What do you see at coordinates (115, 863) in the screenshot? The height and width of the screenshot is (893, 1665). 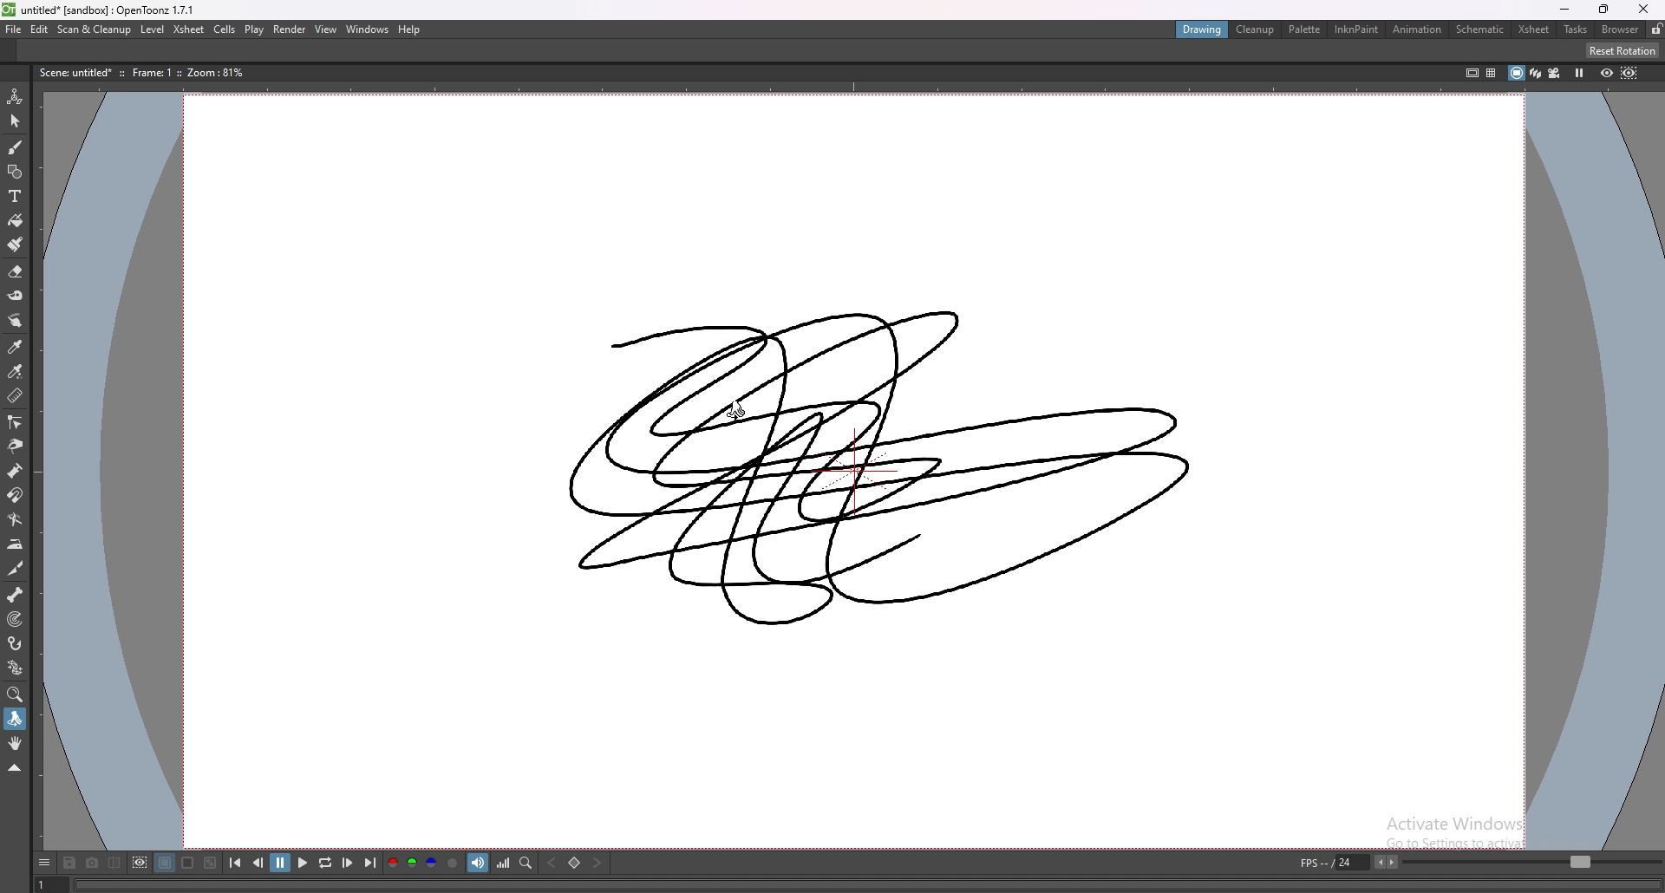 I see `compare to snapshot` at bounding box center [115, 863].